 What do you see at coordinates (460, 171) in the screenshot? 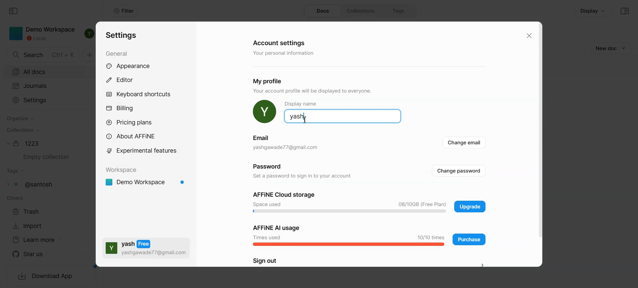
I see `Change password` at bounding box center [460, 171].